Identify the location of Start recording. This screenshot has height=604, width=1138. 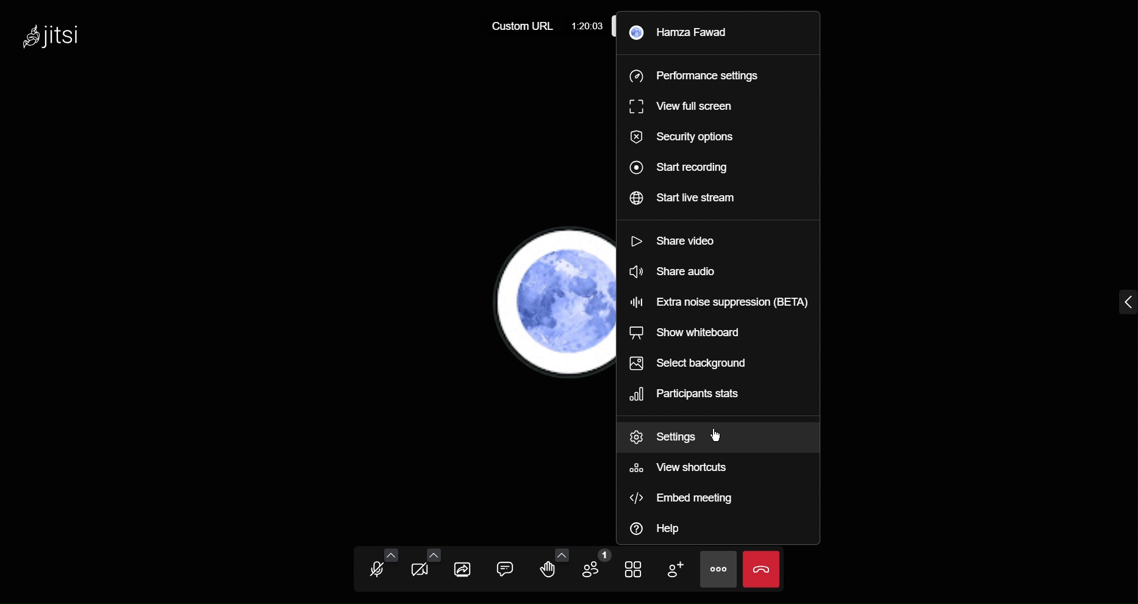
(685, 169).